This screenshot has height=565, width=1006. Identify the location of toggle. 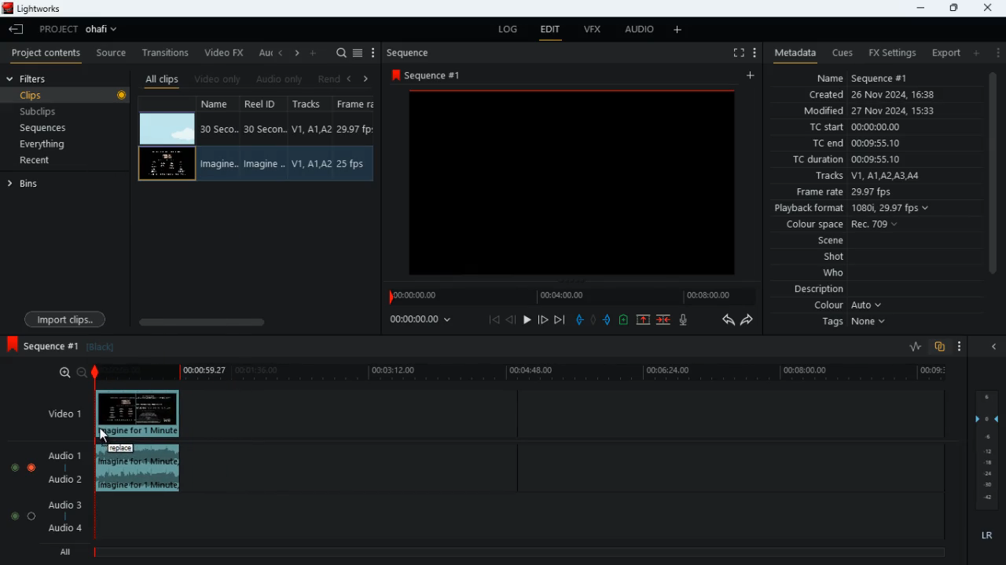
(31, 516).